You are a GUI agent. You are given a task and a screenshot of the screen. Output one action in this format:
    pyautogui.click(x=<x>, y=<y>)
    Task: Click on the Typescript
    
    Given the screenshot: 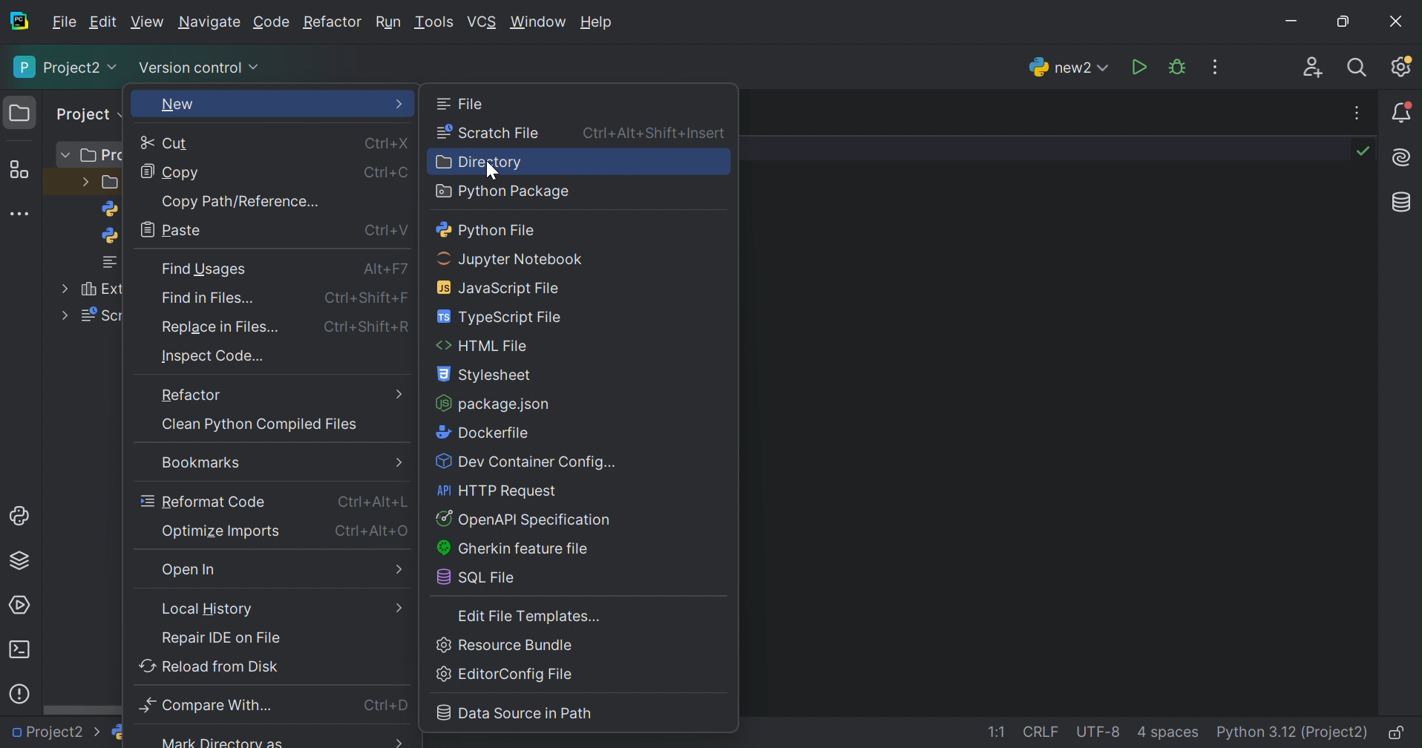 What is the action you would take?
    pyautogui.click(x=500, y=318)
    